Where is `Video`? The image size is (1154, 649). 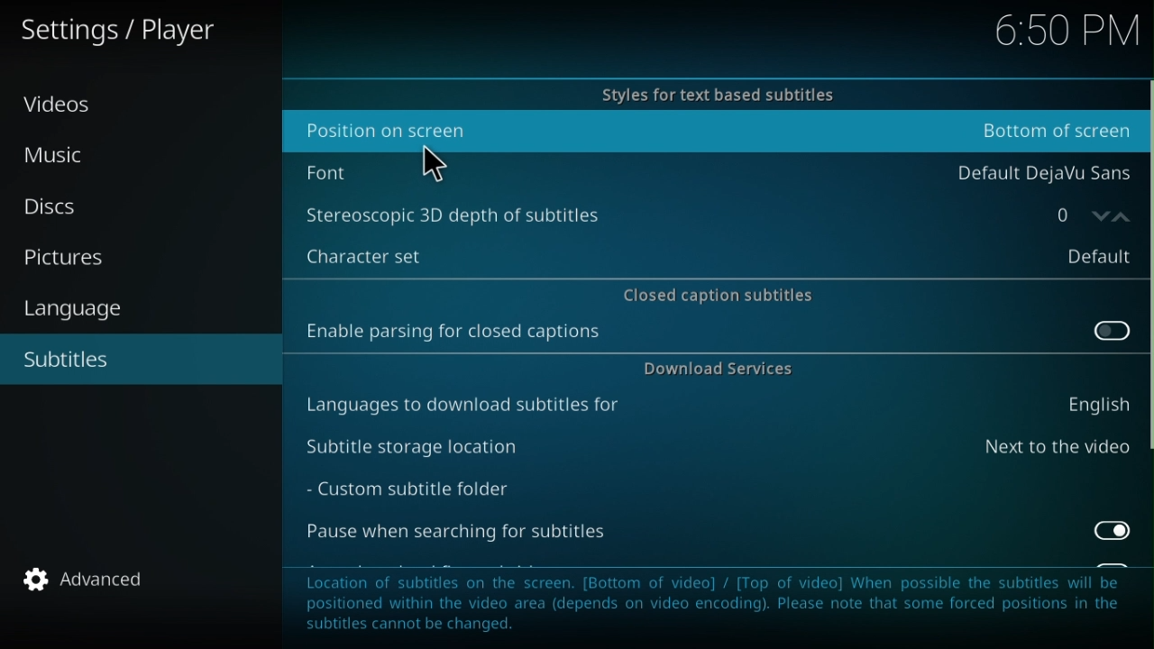
Video is located at coordinates (60, 110).